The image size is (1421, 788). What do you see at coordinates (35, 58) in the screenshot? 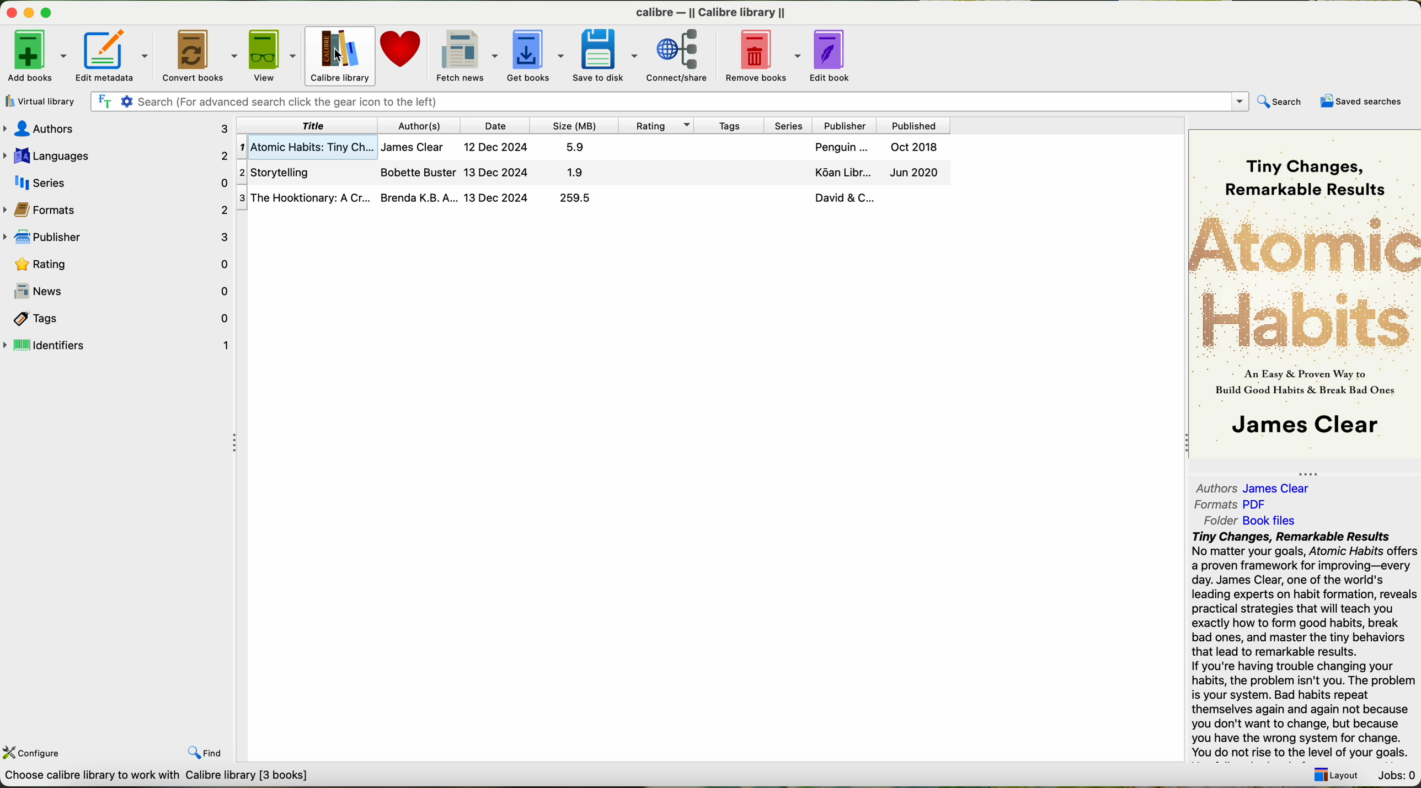
I see `add books` at bounding box center [35, 58].